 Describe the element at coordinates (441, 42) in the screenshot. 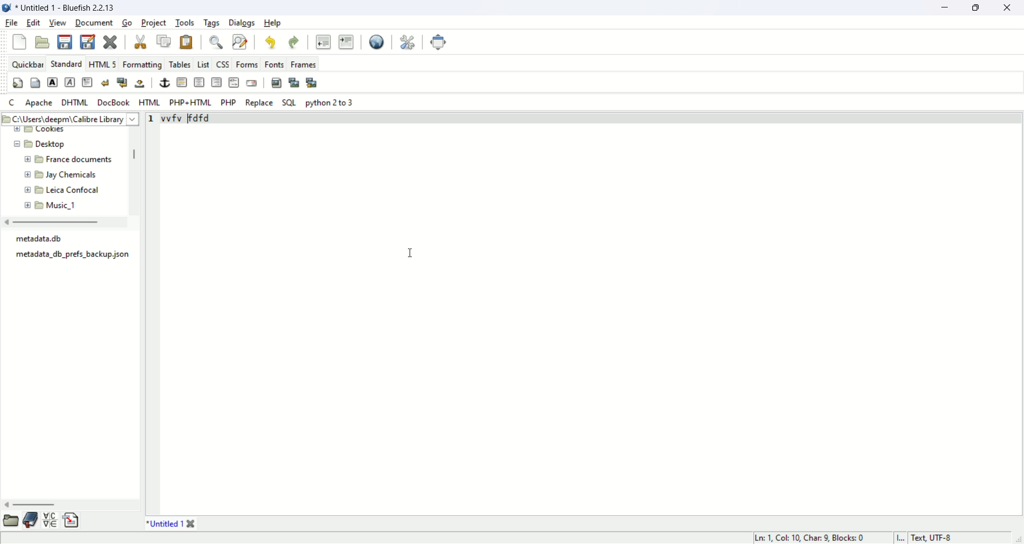

I see `fullscreen` at that location.